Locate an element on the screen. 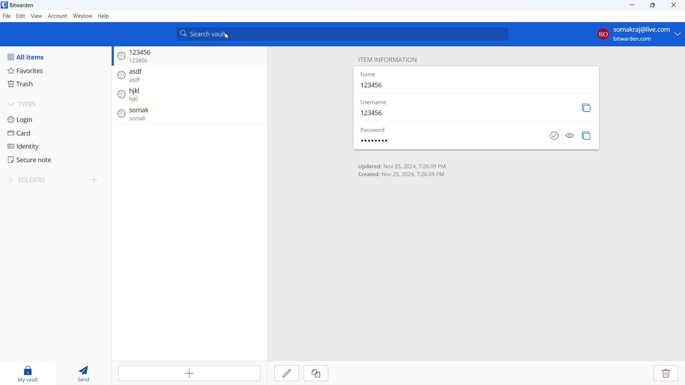 This screenshot has width=685, height=385. clone is located at coordinates (316, 373).